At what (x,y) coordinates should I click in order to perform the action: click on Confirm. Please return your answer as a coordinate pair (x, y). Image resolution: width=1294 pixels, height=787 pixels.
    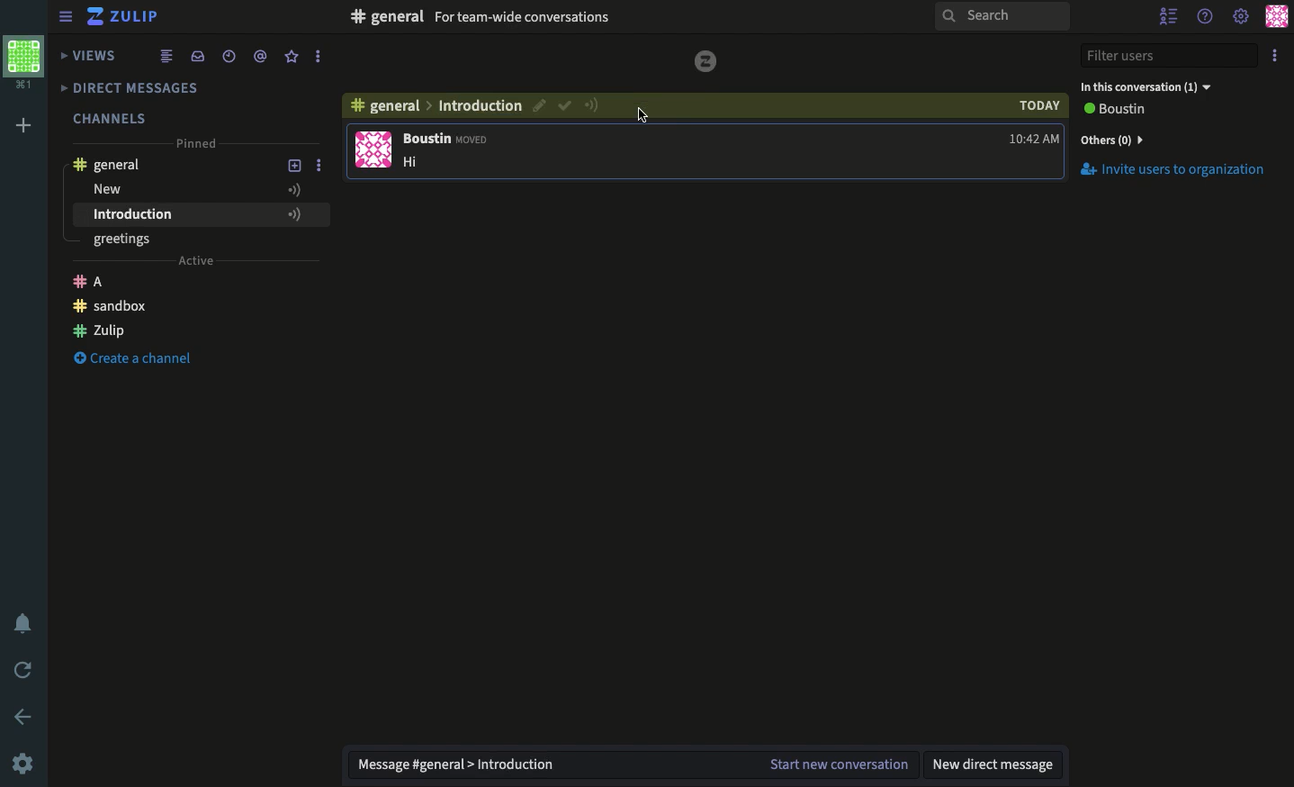
    Looking at the image, I should click on (540, 105).